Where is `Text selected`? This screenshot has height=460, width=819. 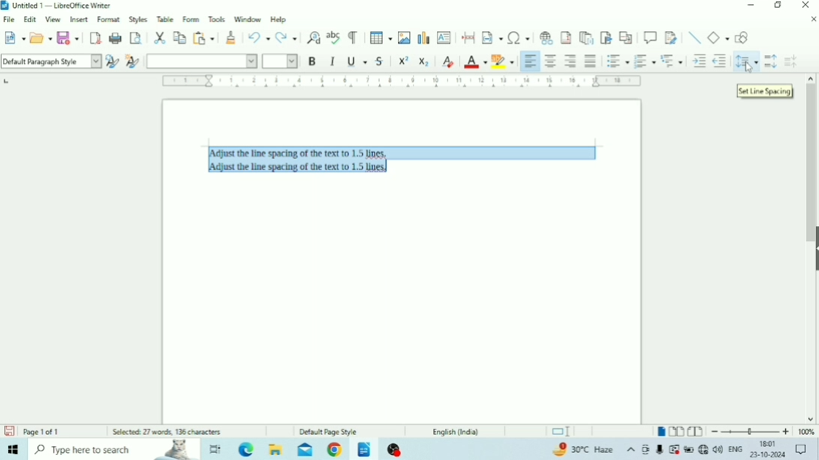
Text selected is located at coordinates (403, 160).